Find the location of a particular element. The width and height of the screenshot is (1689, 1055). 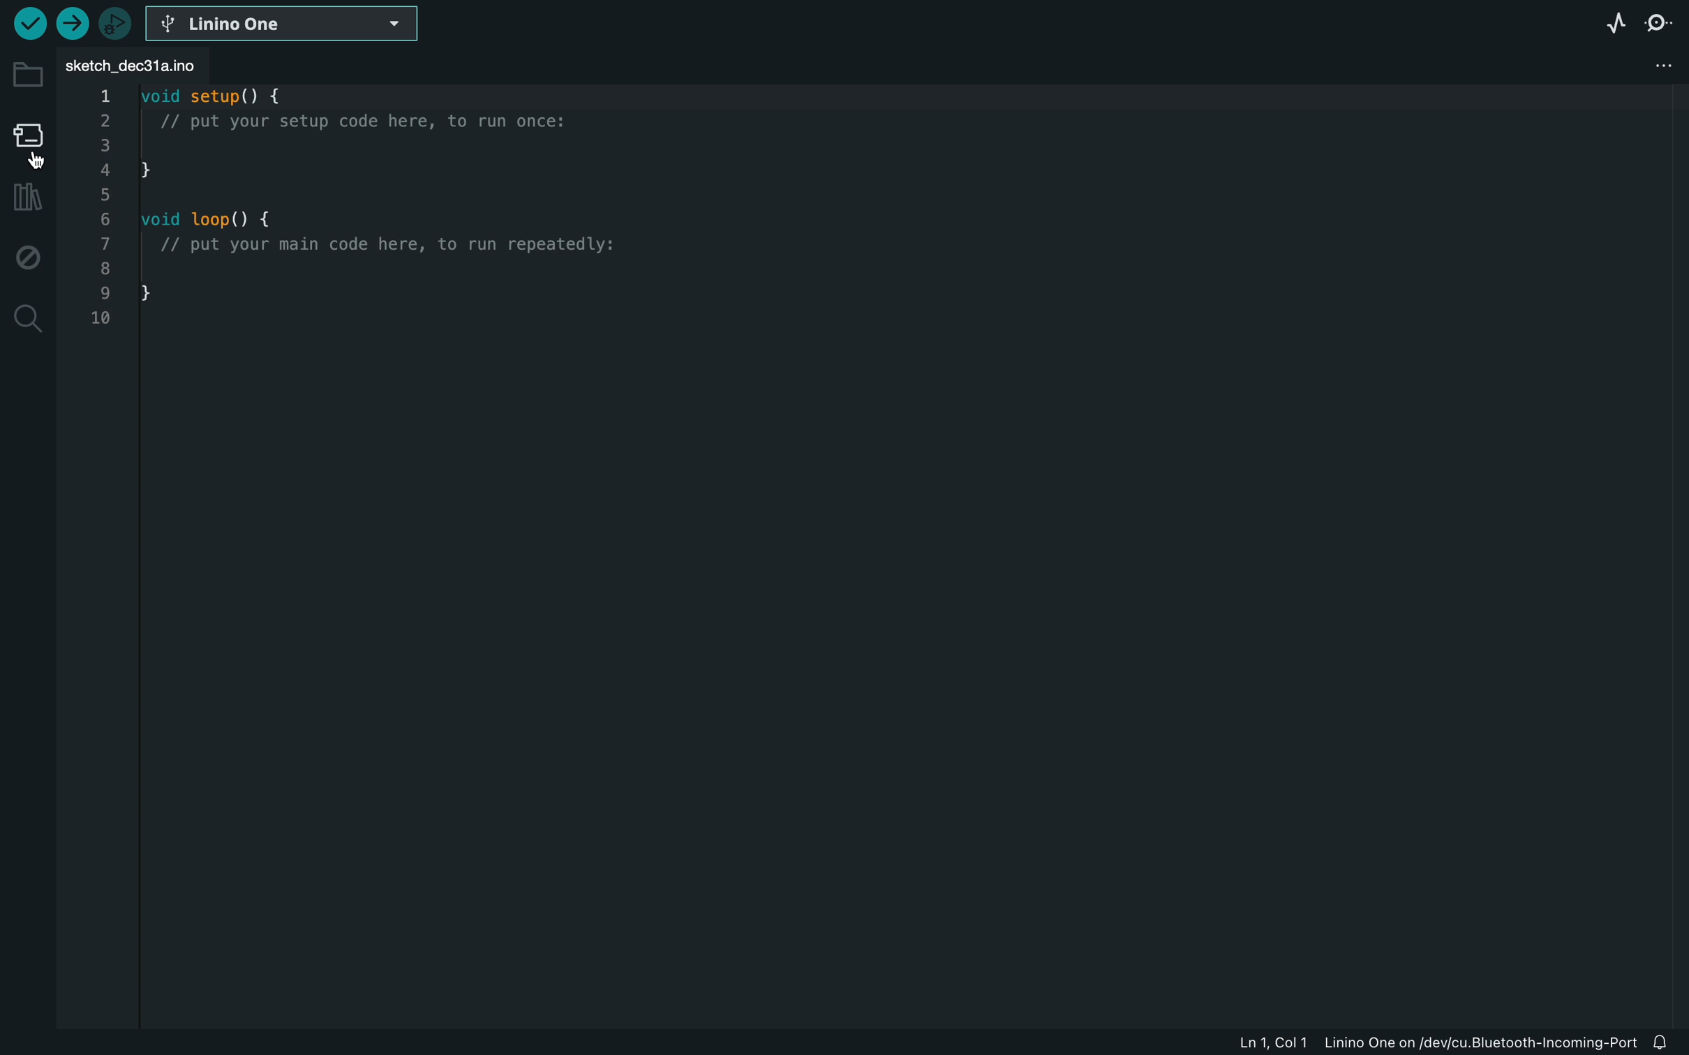

file setting is located at coordinates (1665, 67).